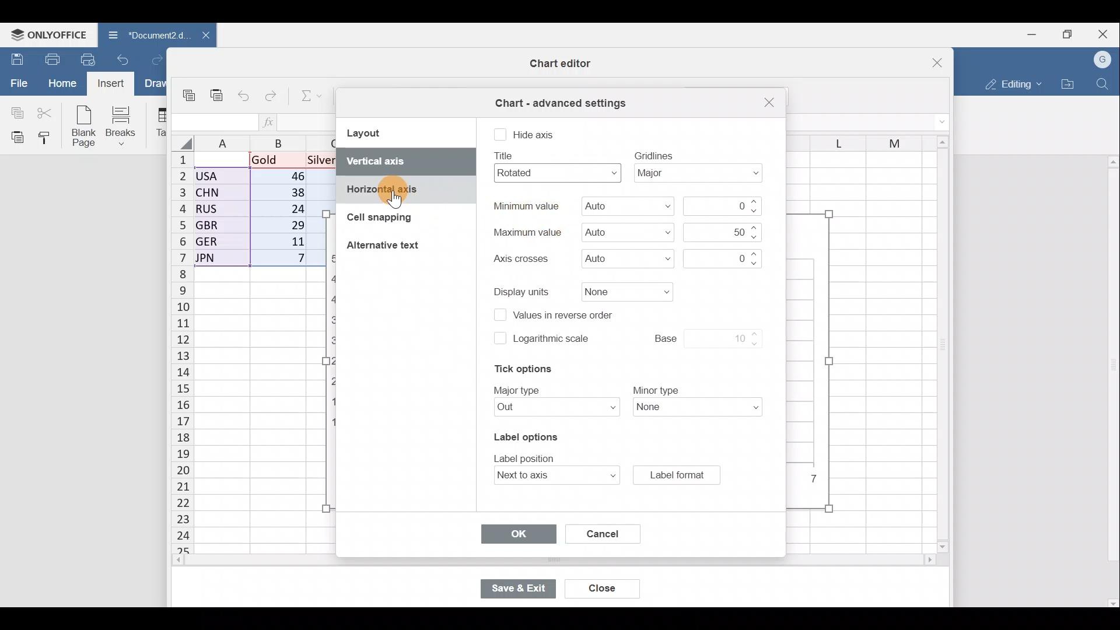  What do you see at coordinates (113, 85) in the screenshot?
I see `Cursor on Insert` at bounding box center [113, 85].